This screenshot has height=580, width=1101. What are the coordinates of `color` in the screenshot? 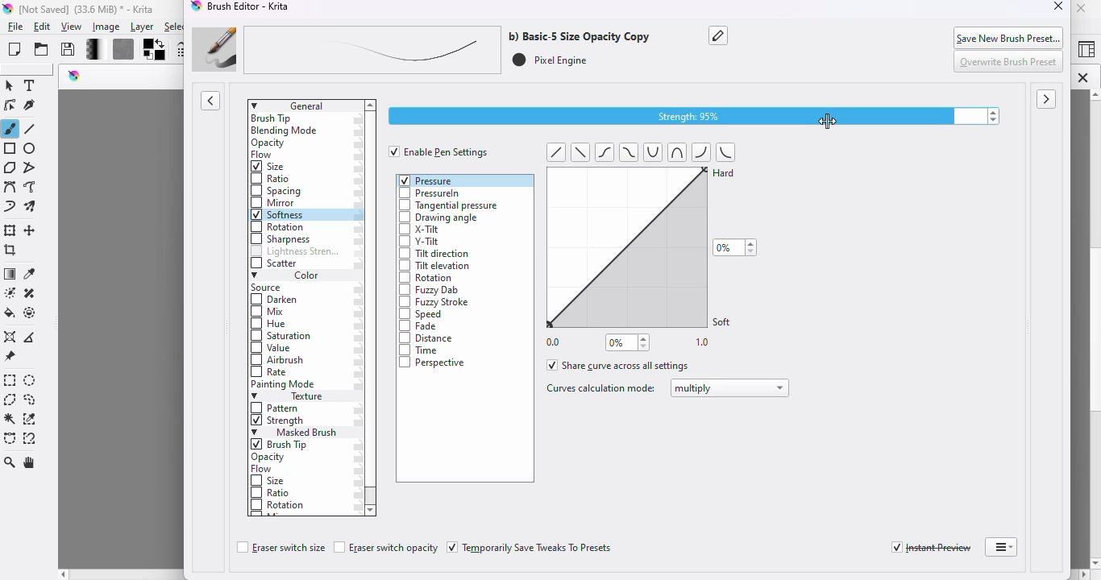 It's located at (286, 276).